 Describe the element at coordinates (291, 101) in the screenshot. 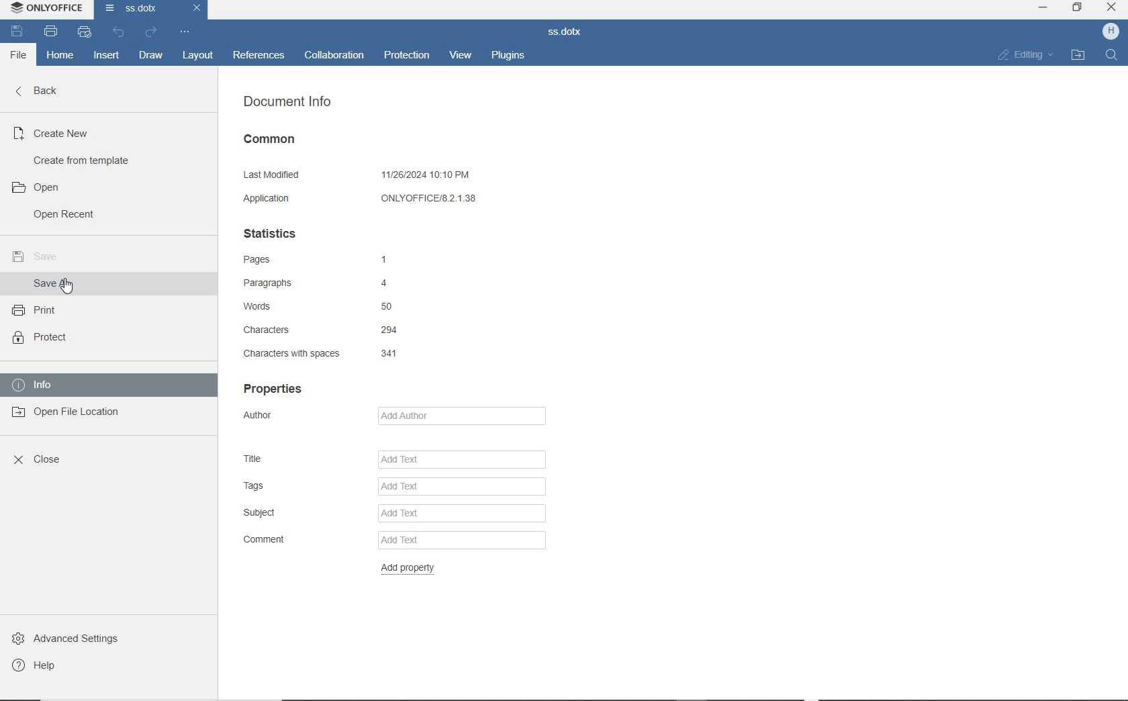

I see `DOCUMENT INFO` at that location.